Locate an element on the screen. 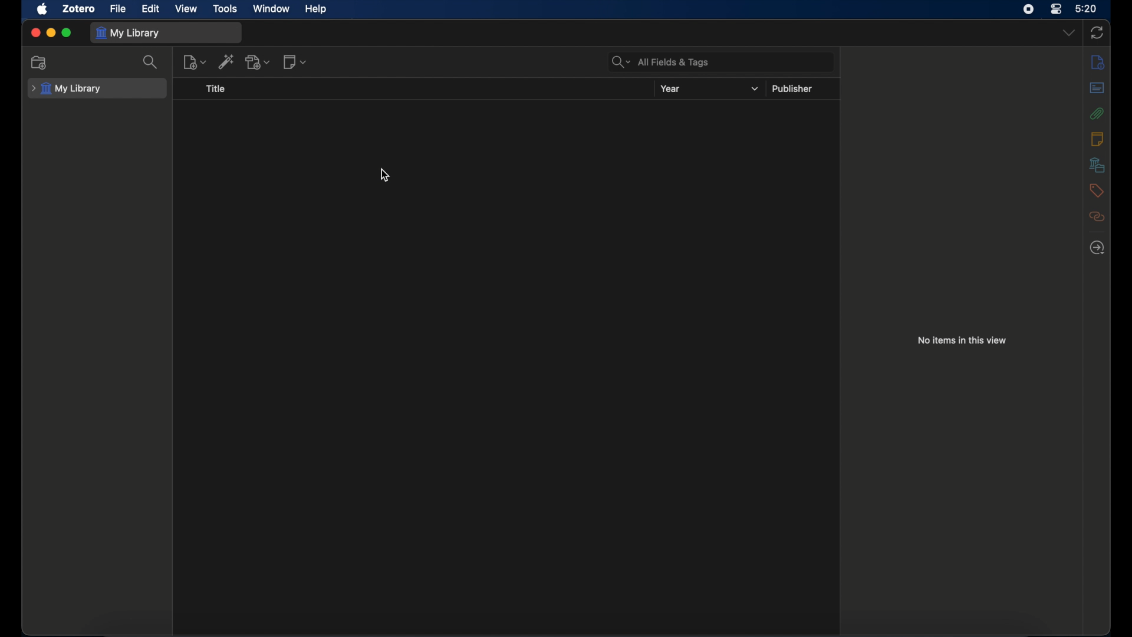  add item by identifier is located at coordinates (226, 61).